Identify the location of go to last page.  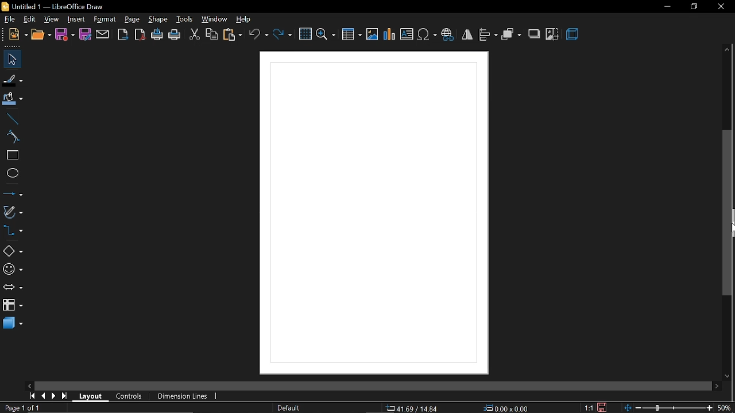
(63, 398).